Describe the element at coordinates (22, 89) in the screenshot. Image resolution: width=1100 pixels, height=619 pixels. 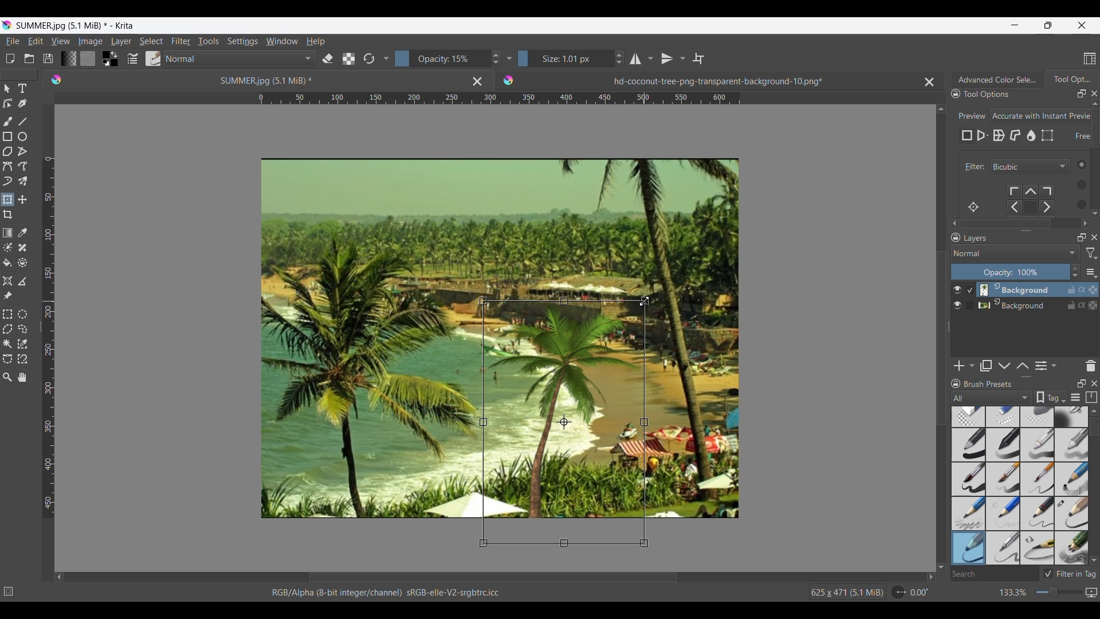
I see `Text tool` at that location.